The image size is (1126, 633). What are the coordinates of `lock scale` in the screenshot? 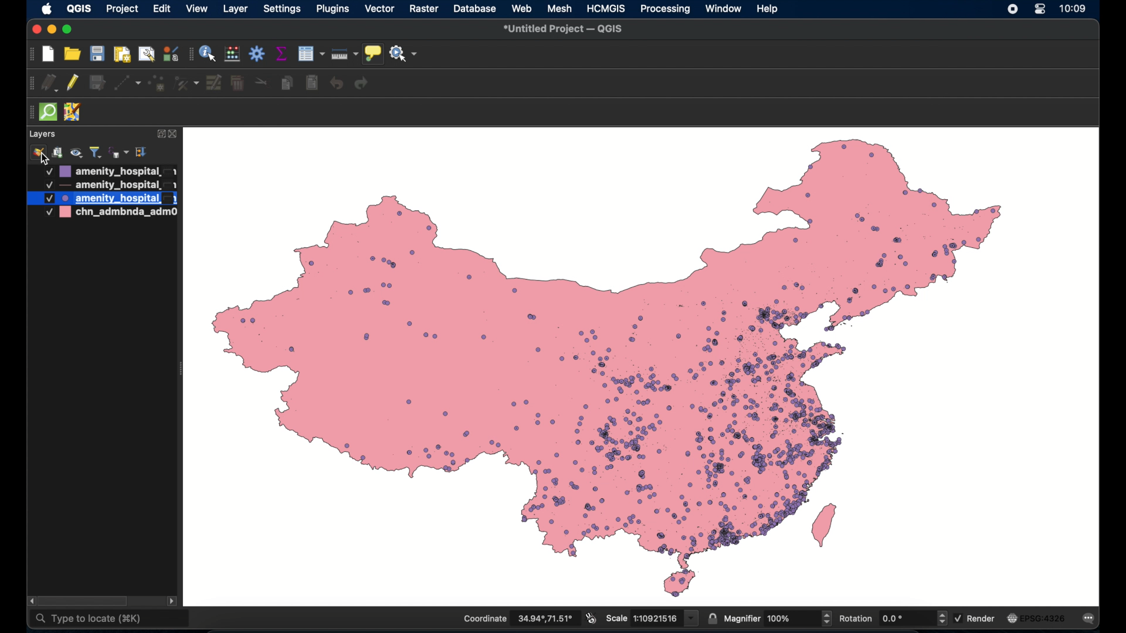 It's located at (711, 619).